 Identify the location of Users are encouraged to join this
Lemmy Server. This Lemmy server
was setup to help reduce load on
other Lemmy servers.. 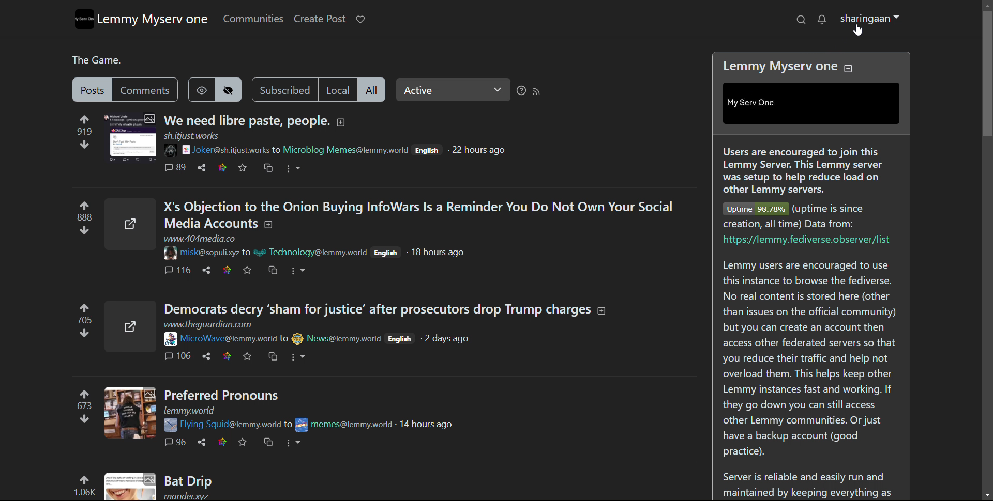
(806, 171).